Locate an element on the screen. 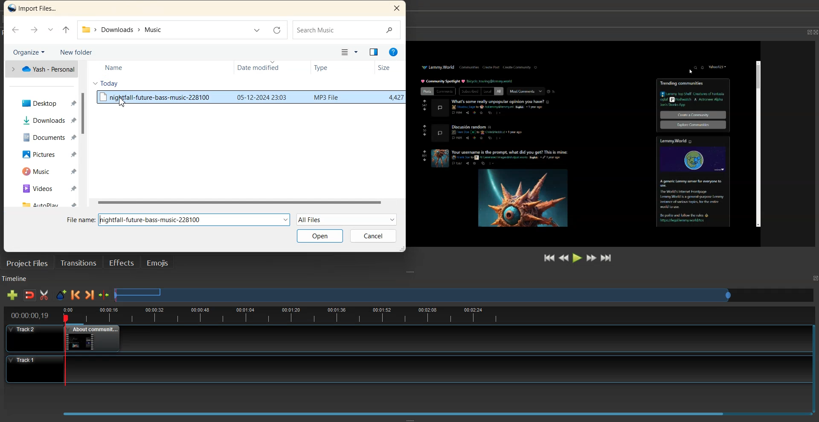 The image size is (819, 422). Open is located at coordinates (320, 236).